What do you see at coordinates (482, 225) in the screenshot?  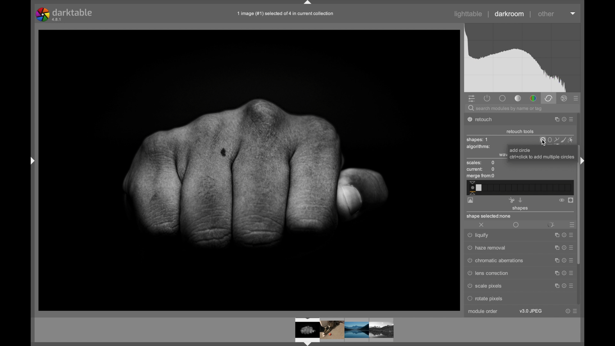 I see `off` at bounding box center [482, 225].